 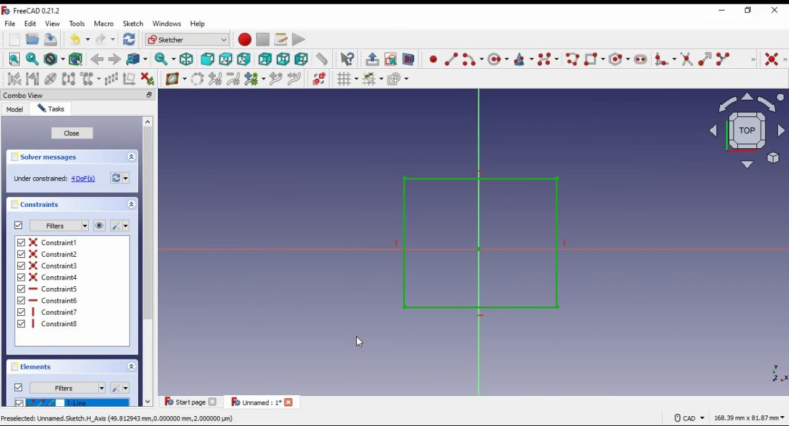 What do you see at coordinates (52, 39) in the screenshot?
I see `save` at bounding box center [52, 39].